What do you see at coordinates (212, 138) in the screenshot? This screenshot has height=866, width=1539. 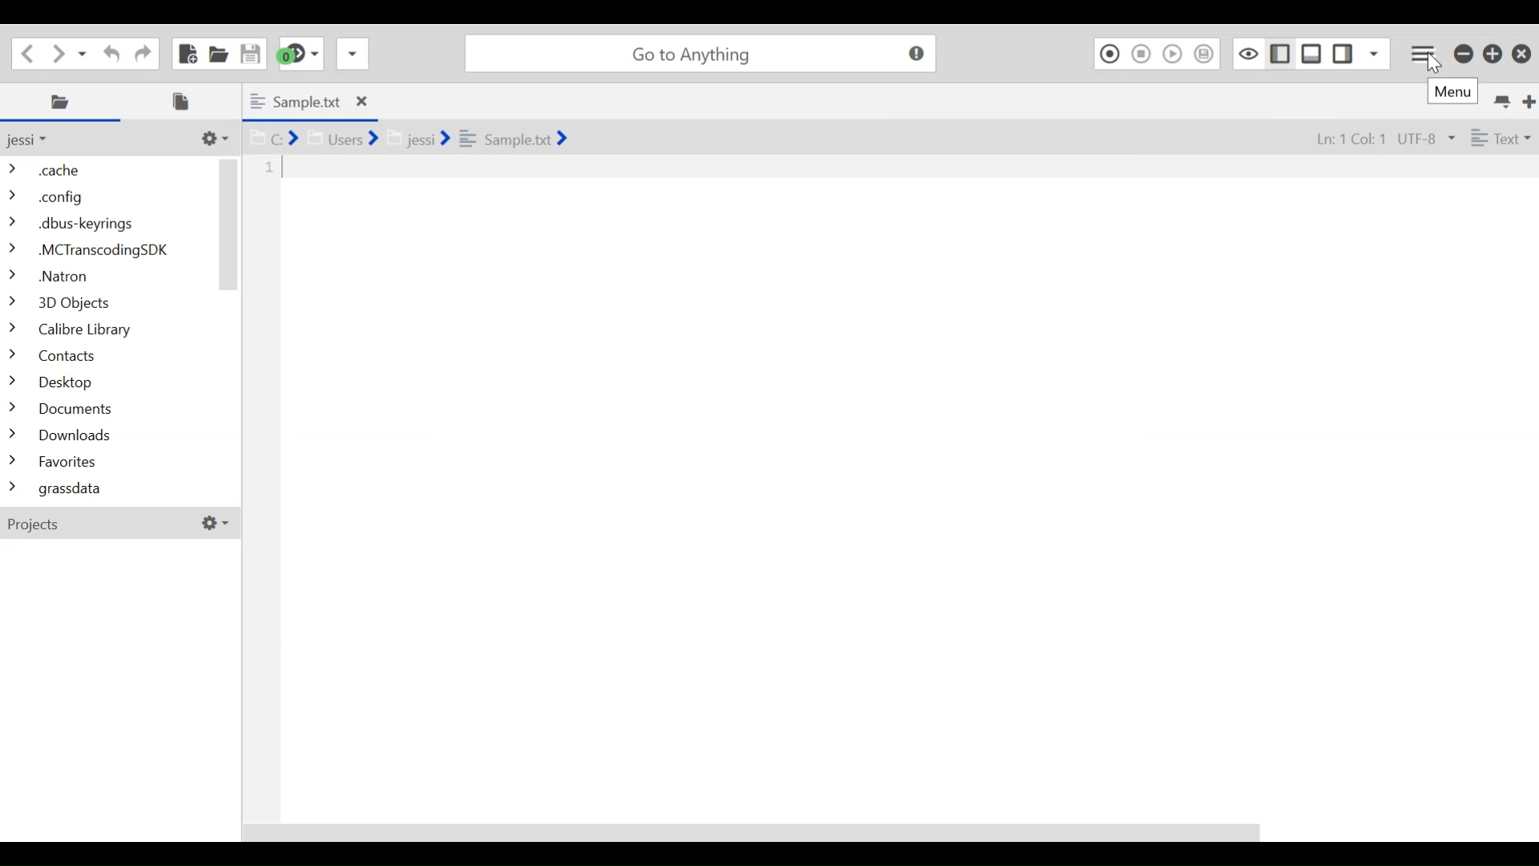 I see `Customize` at bounding box center [212, 138].